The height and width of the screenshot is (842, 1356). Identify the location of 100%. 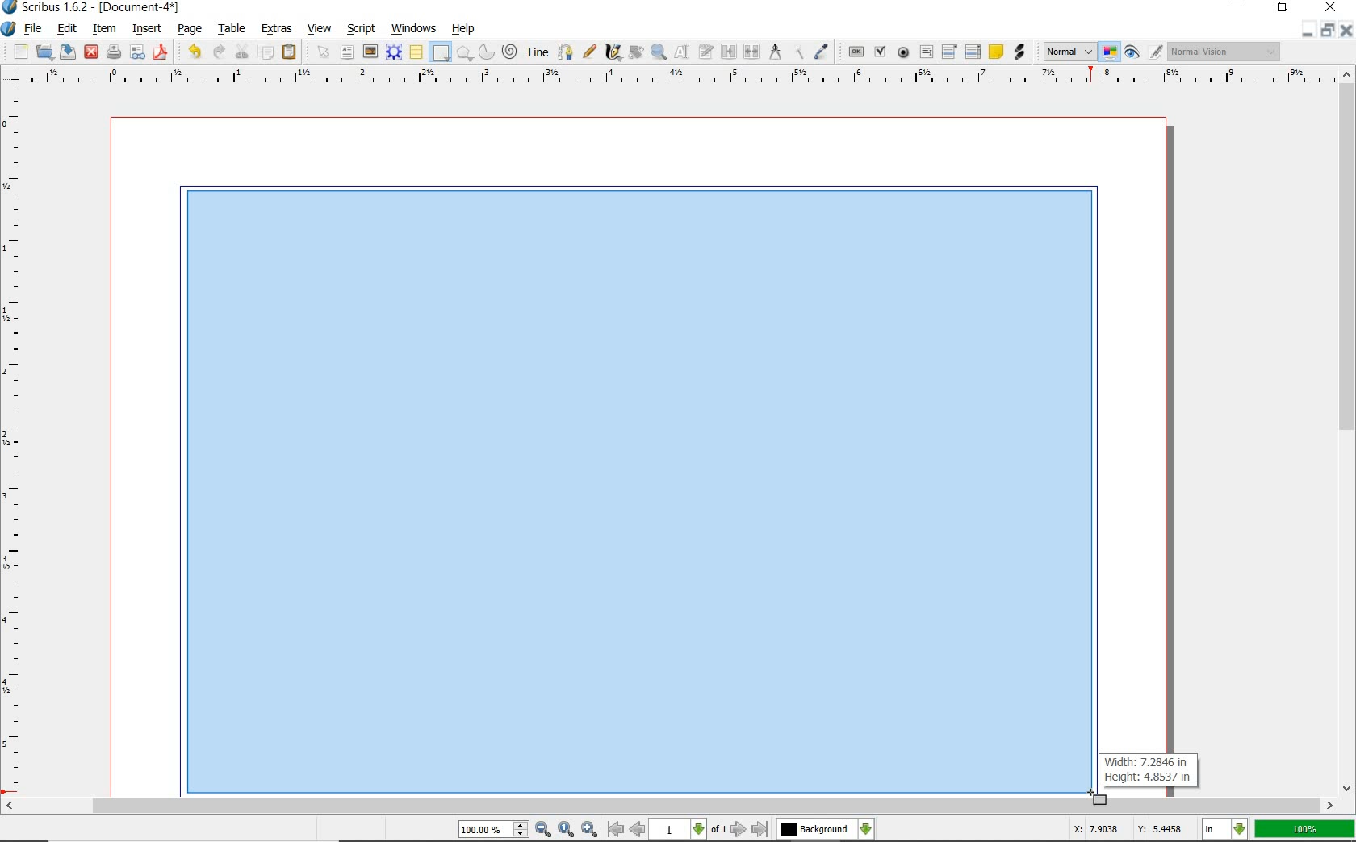
(1304, 829).